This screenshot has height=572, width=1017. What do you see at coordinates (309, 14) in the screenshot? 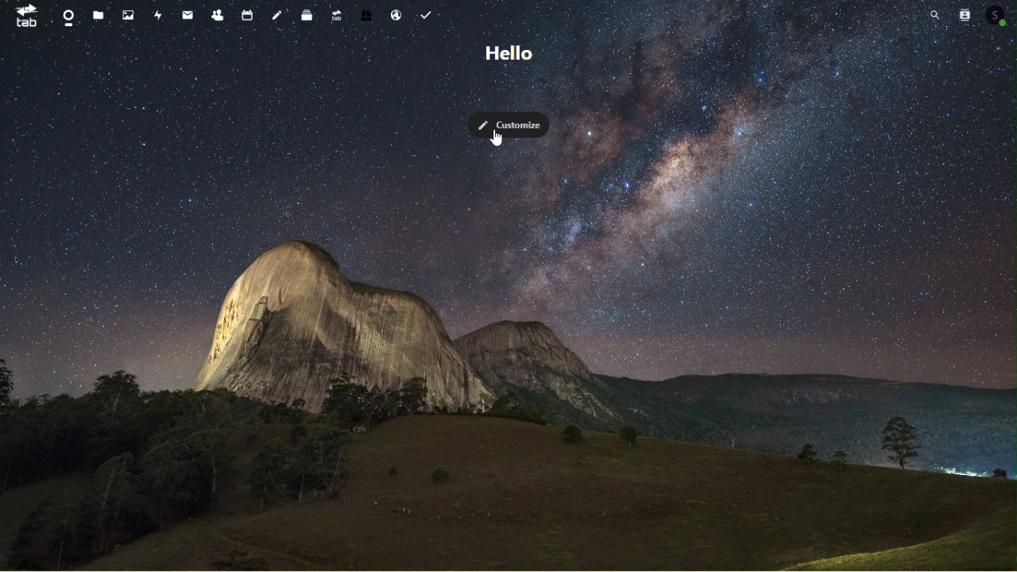
I see `Deck` at bounding box center [309, 14].